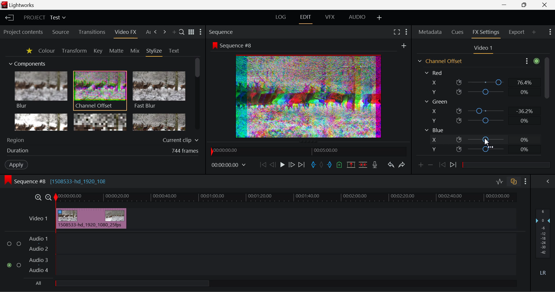  I want to click on Export, so click(517, 32).